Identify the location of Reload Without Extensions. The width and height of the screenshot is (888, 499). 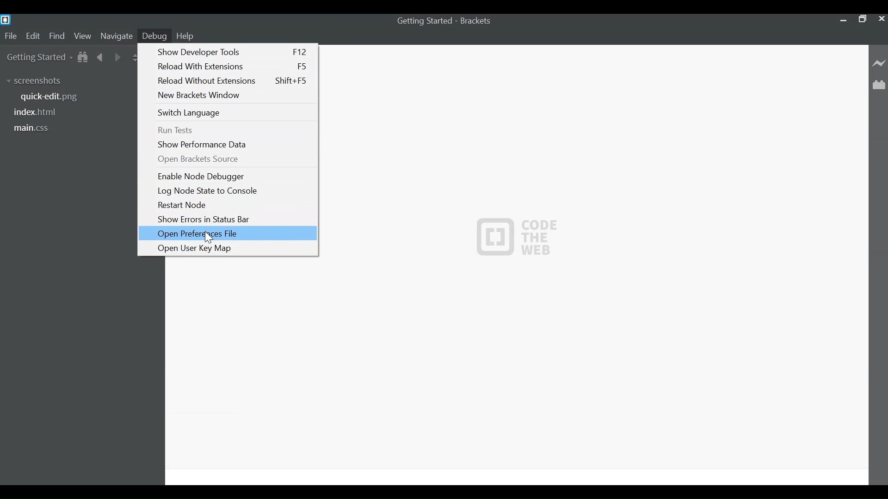
(235, 81).